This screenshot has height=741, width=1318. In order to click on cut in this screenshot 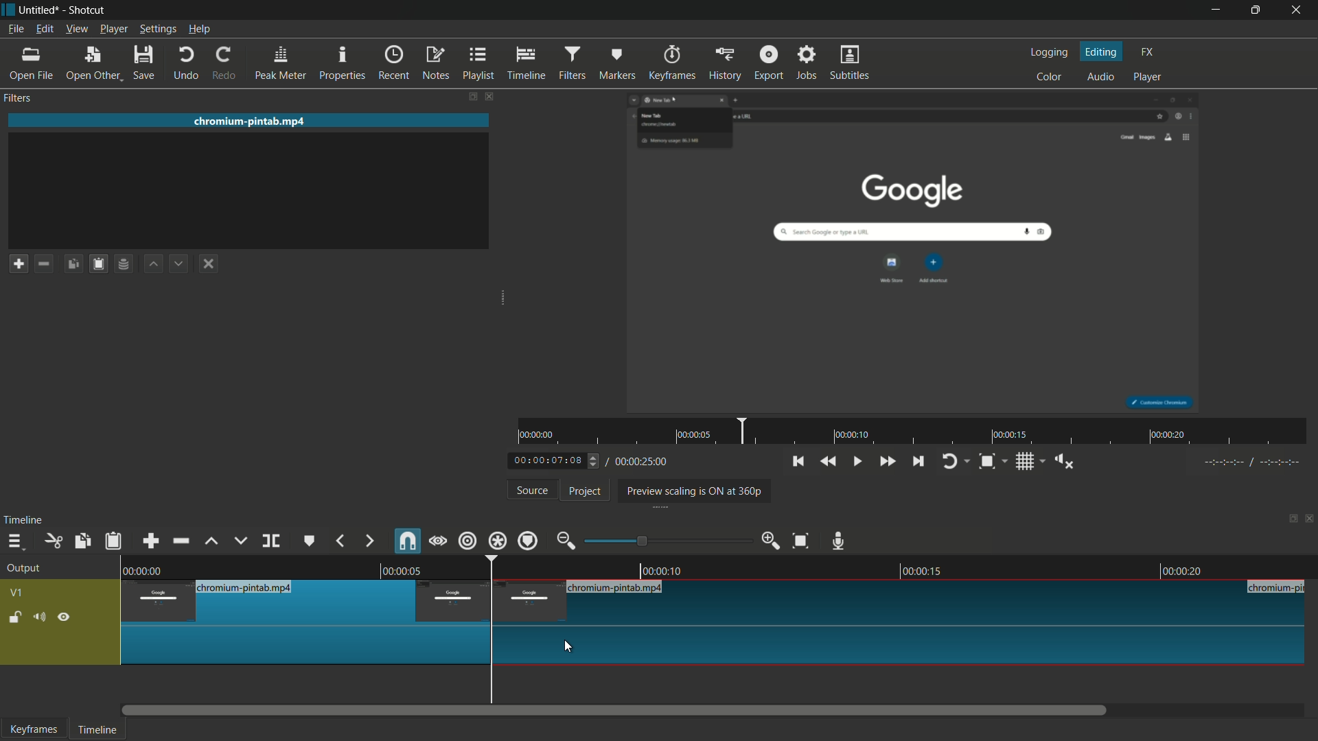, I will do `click(53, 542)`.